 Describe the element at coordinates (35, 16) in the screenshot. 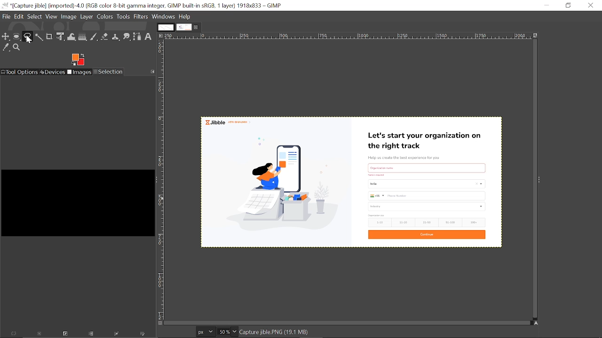

I see `Select` at that location.